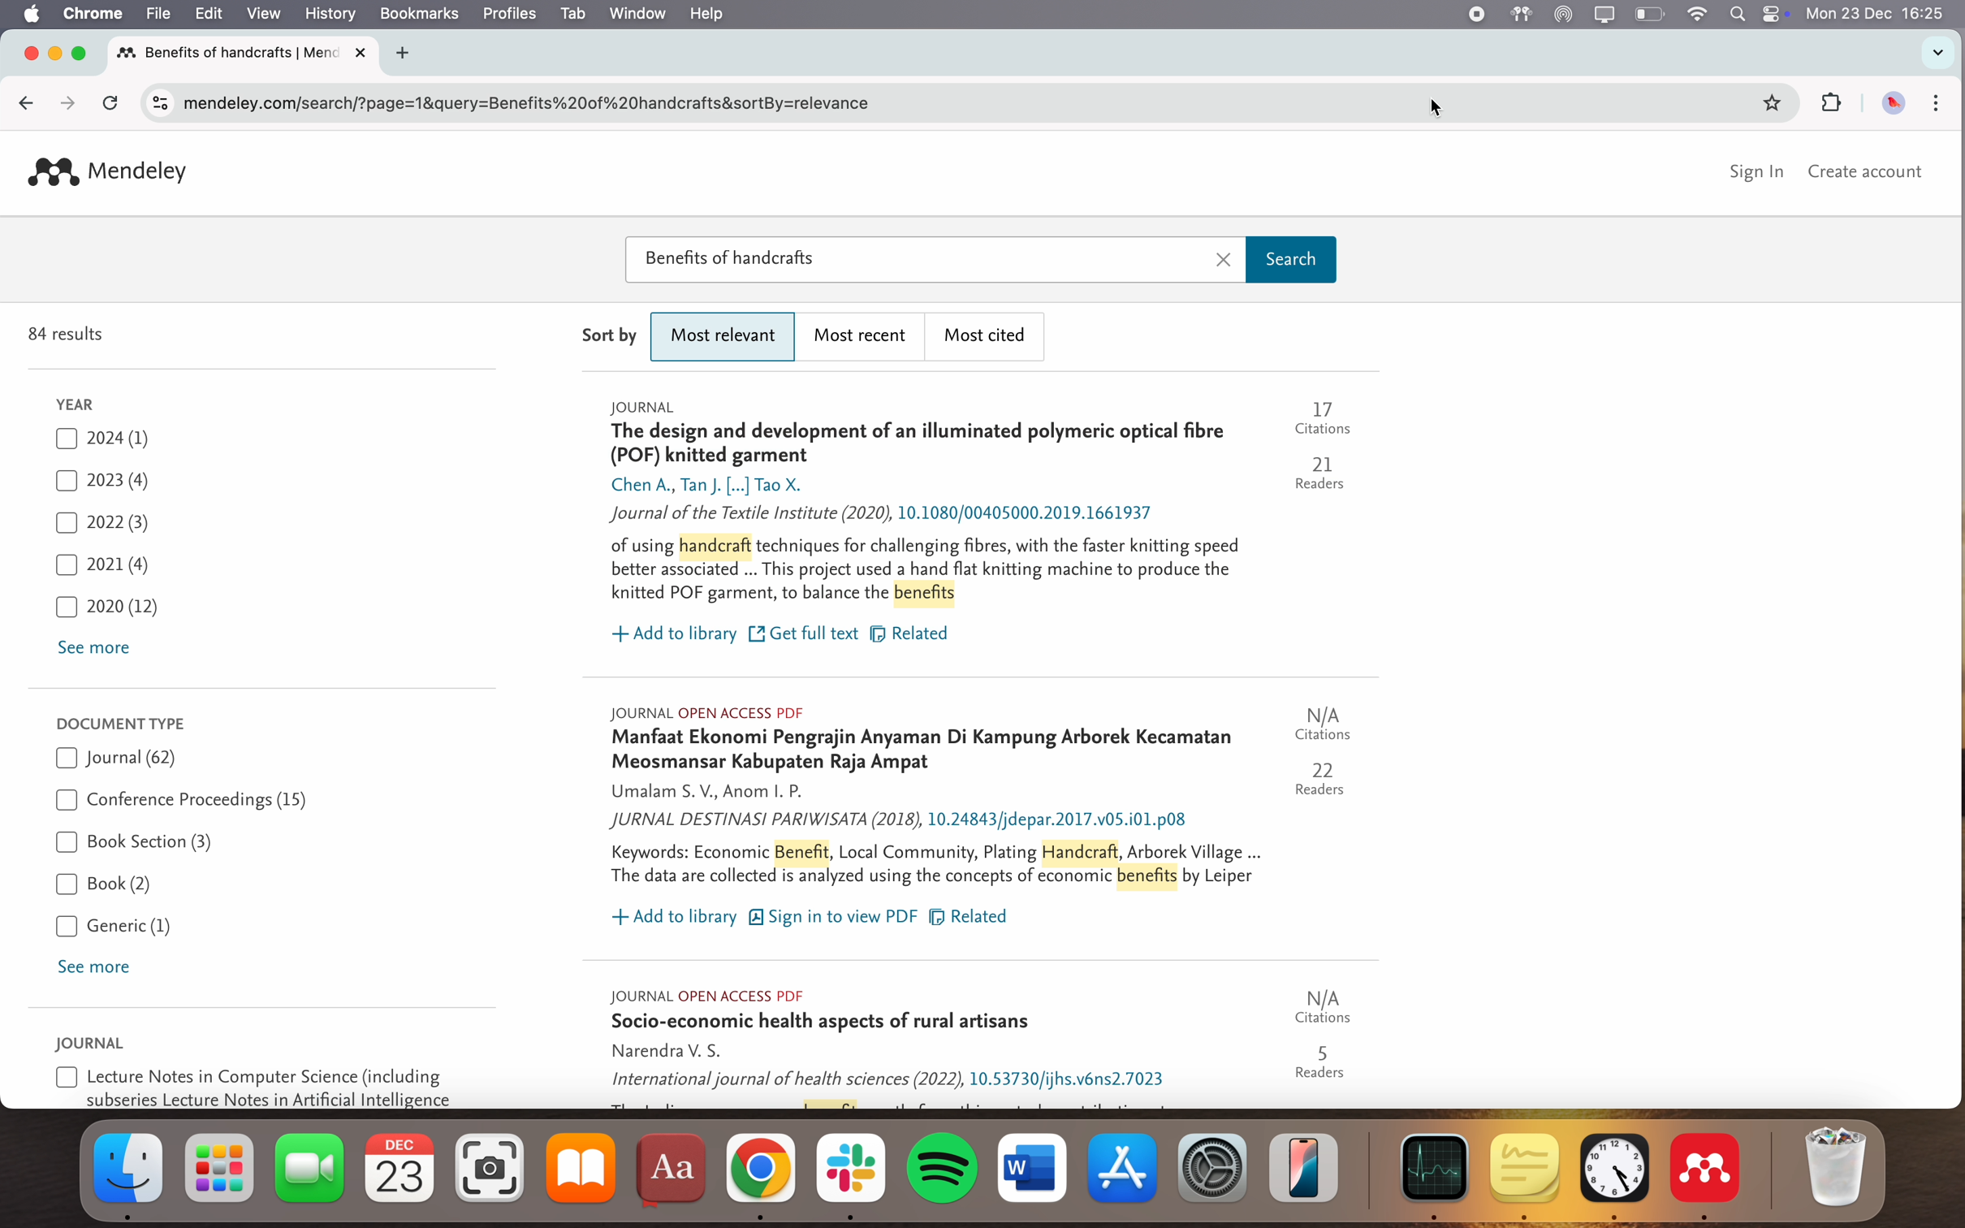 This screenshot has width=1965, height=1228. Describe the element at coordinates (182, 802) in the screenshot. I see `conference proceedings` at that location.